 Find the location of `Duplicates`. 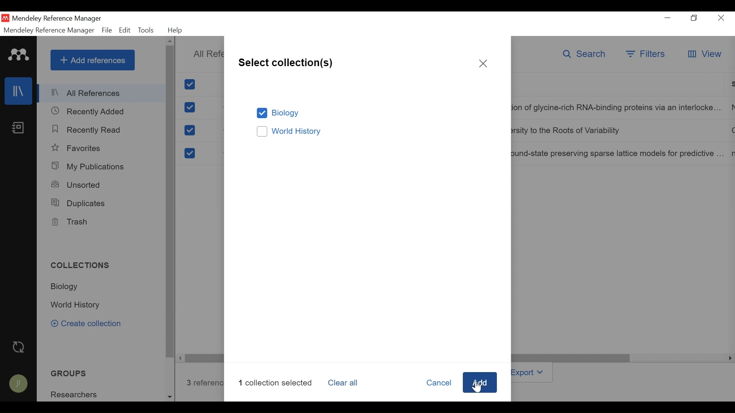

Duplicates is located at coordinates (79, 203).